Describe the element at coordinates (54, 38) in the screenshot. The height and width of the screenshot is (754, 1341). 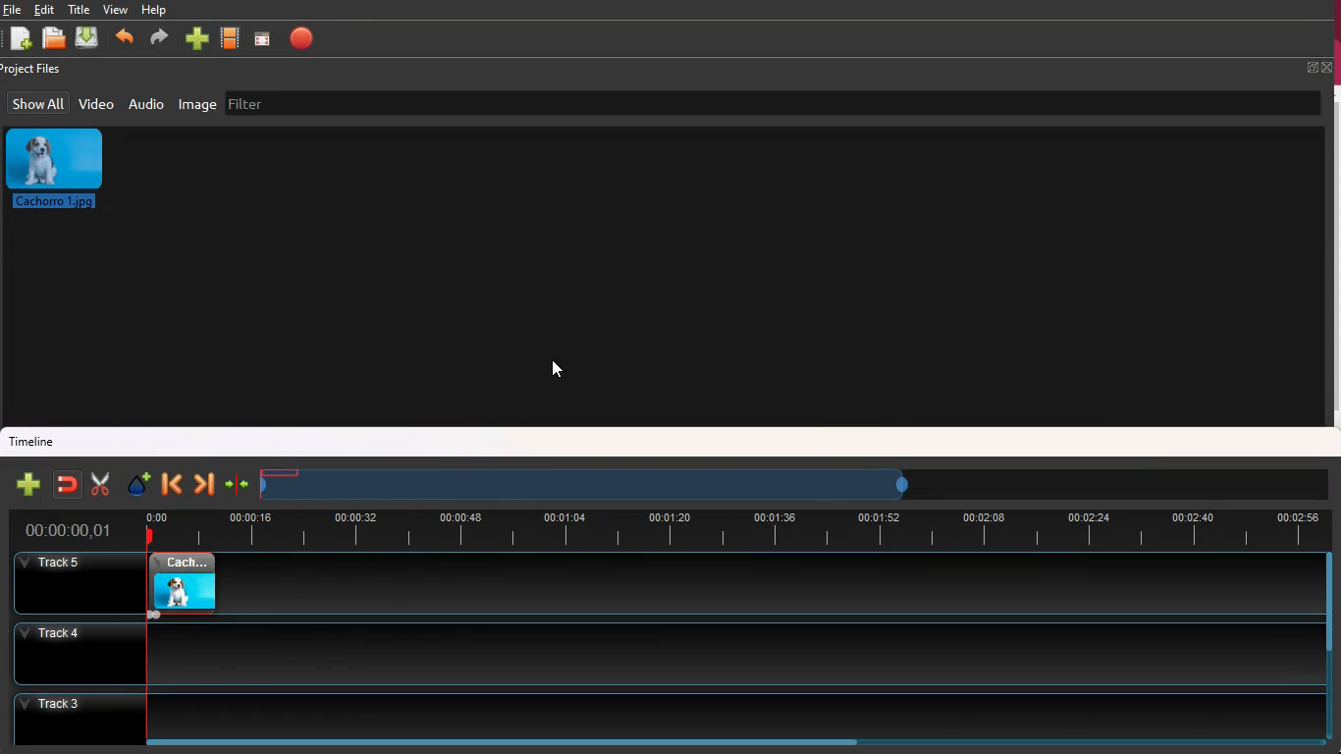
I see `open files` at that location.